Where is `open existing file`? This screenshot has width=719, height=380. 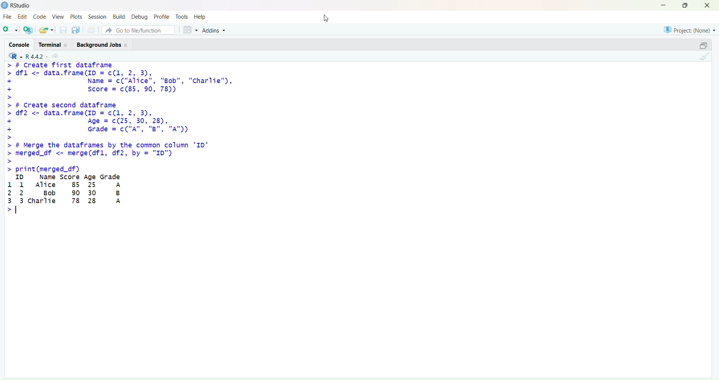 open existing file is located at coordinates (47, 30).